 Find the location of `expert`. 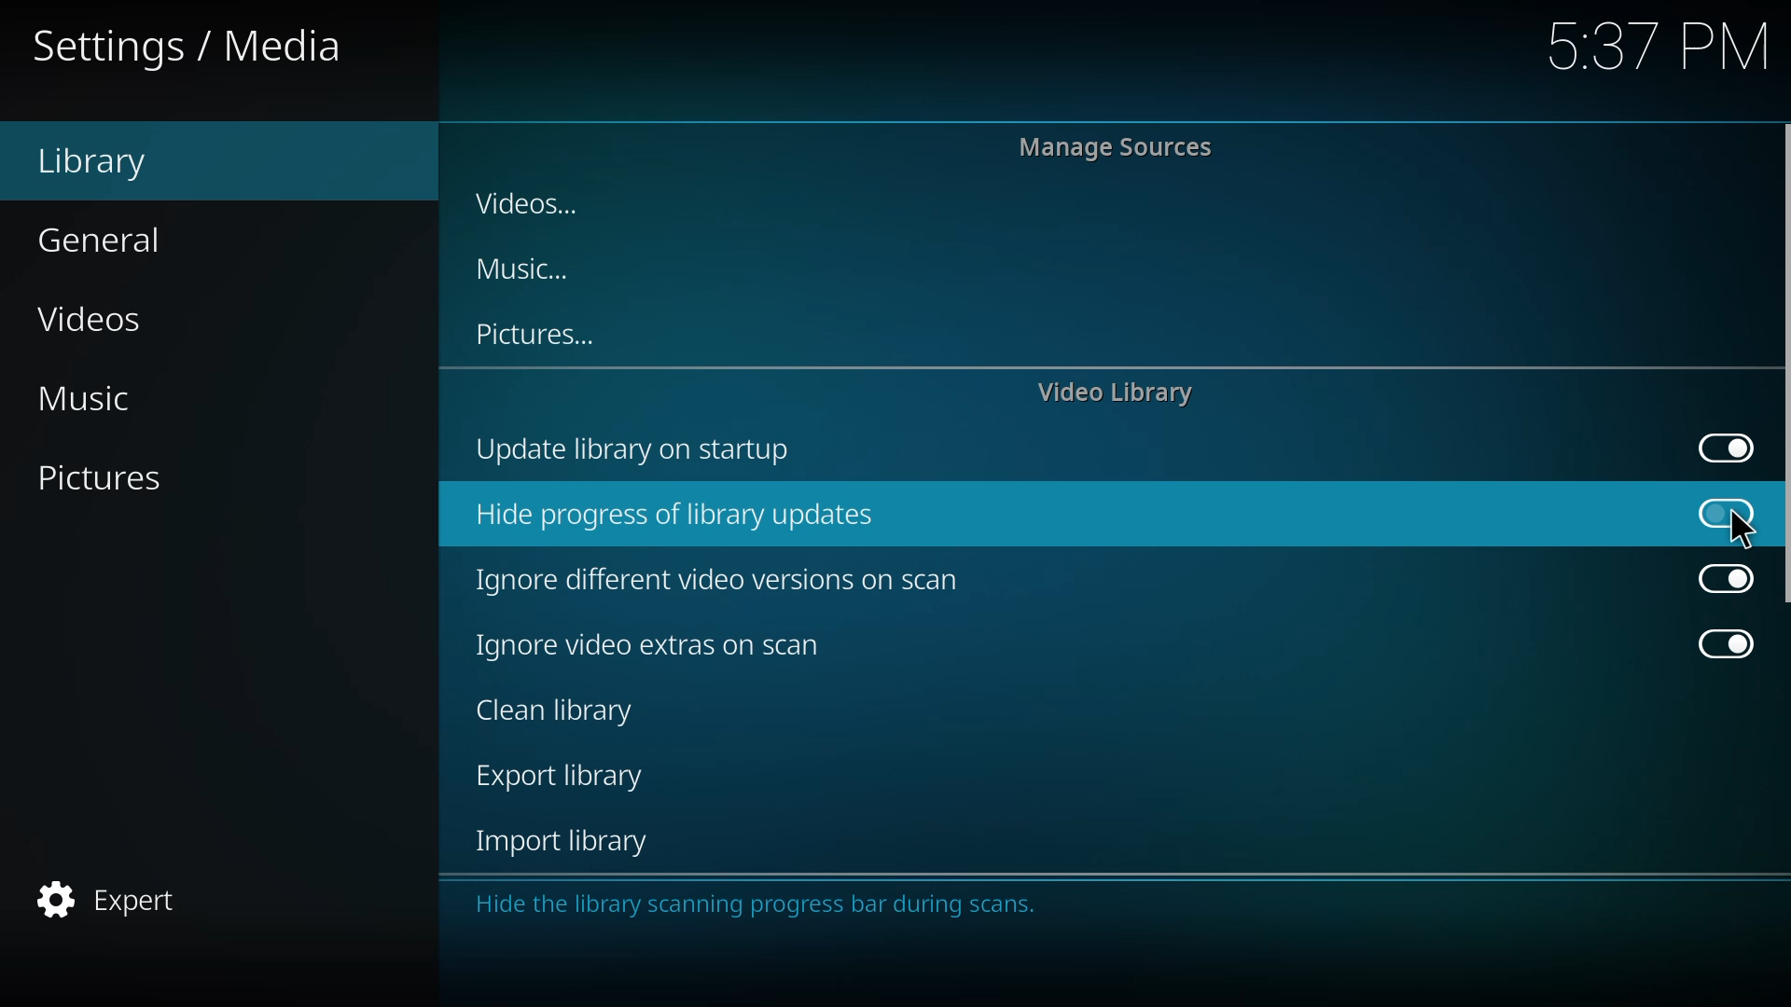

expert is located at coordinates (115, 900).